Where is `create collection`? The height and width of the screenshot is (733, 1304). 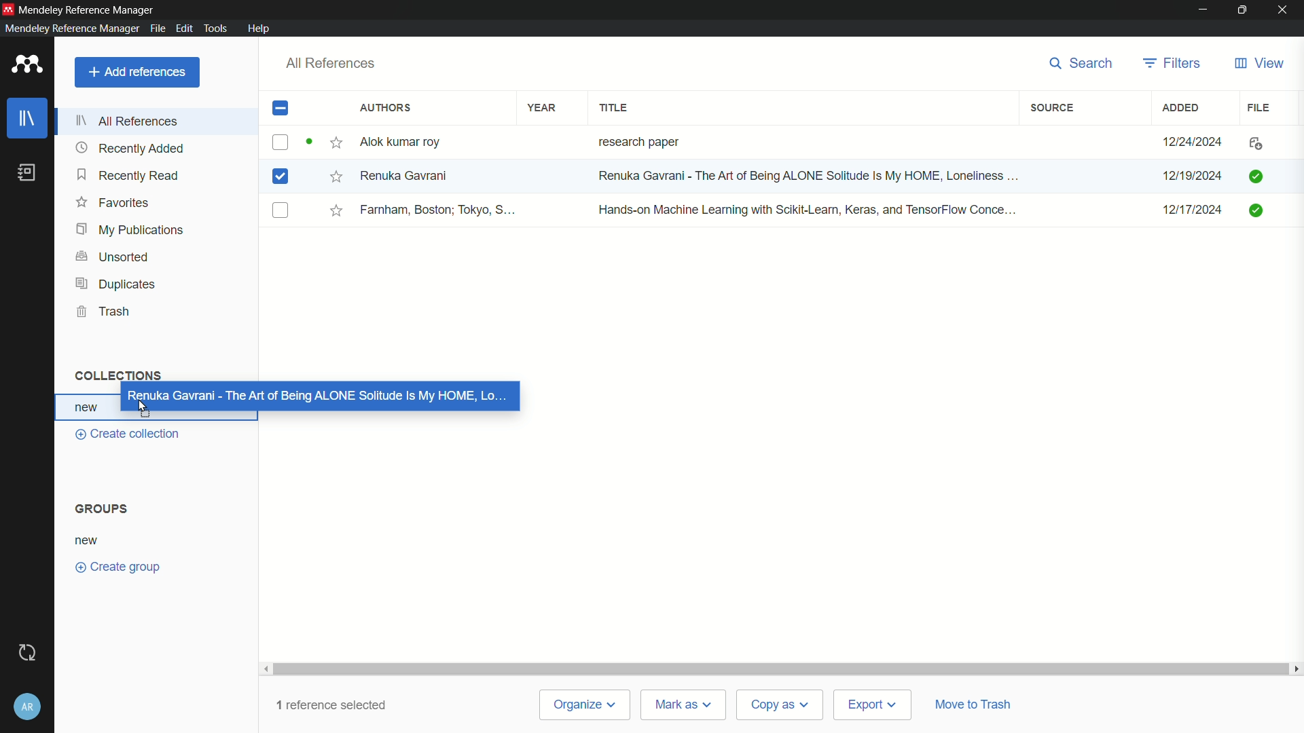 create collection is located at coordinates (128, 436).